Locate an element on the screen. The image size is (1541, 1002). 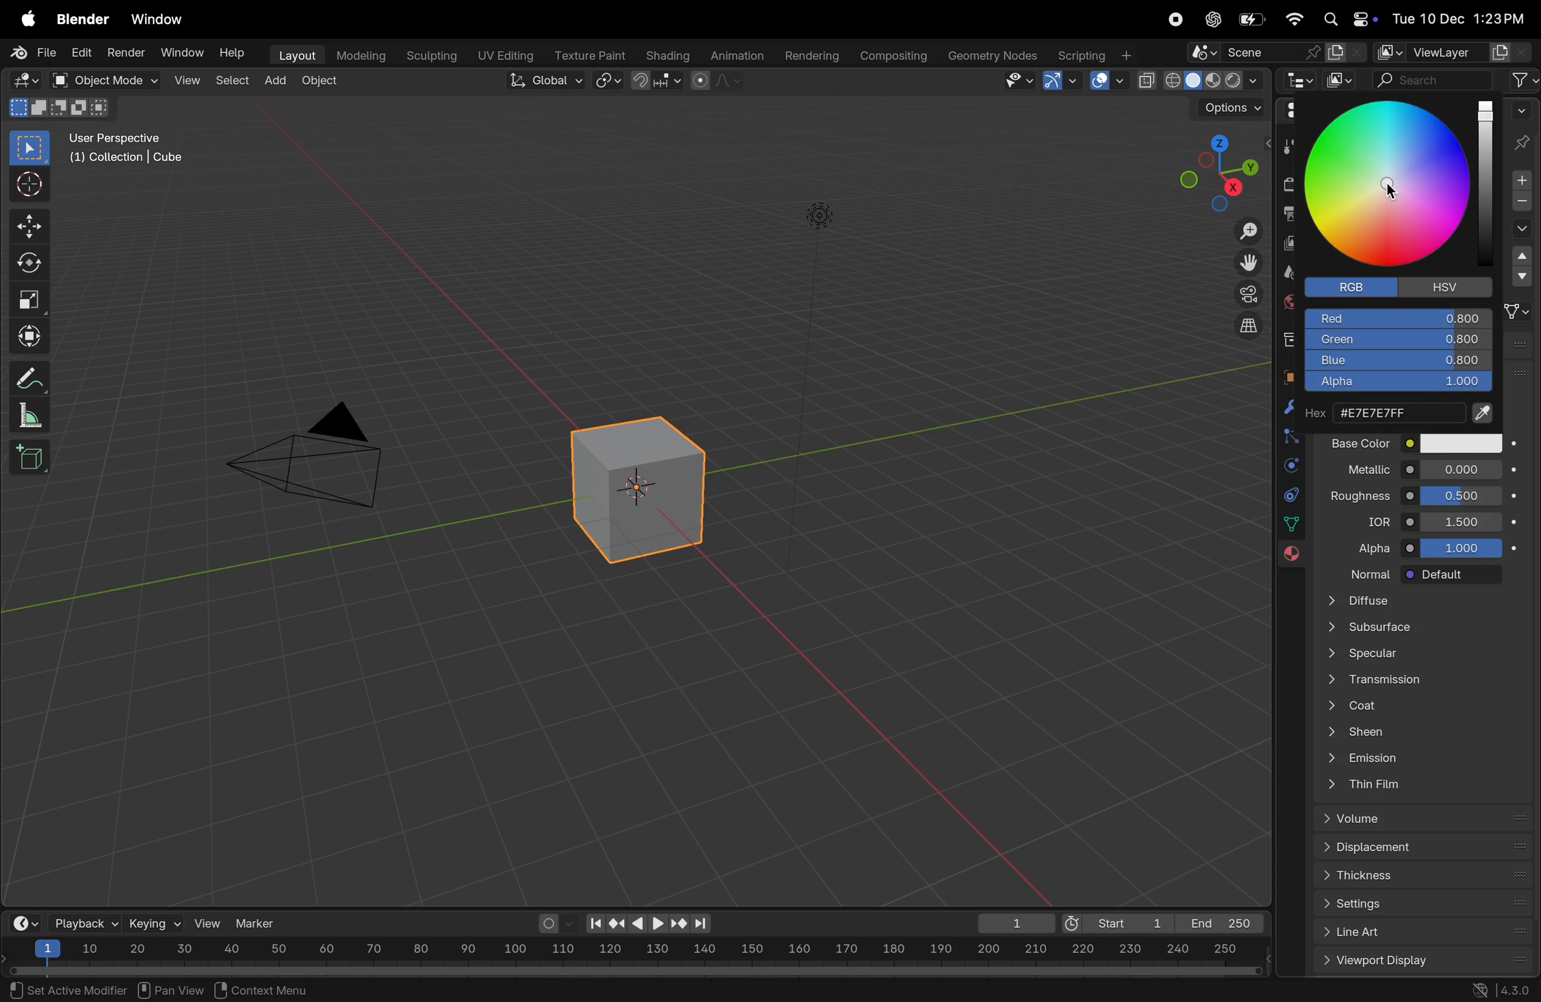
0.000 is located at coordinates (1463, 494).